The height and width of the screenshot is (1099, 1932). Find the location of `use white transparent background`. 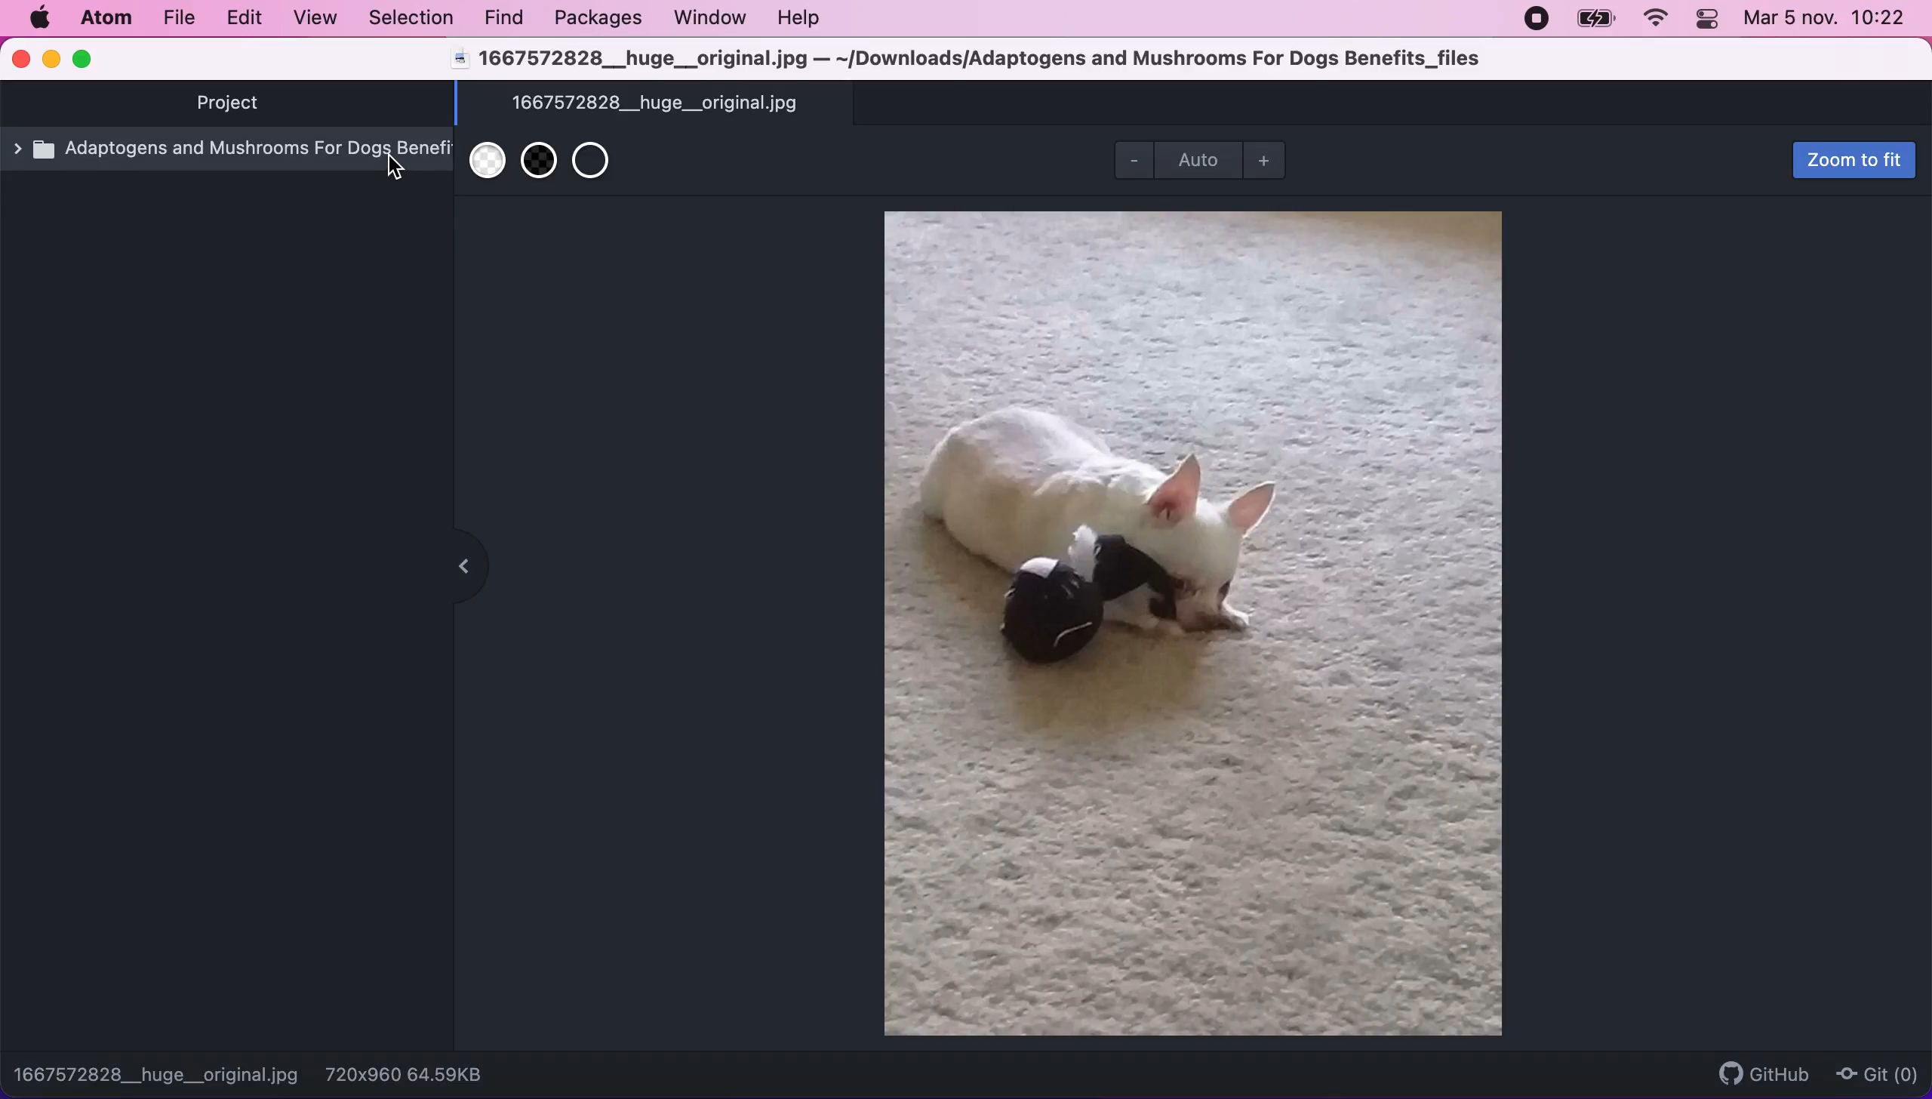

use white transparent background is located at coordinates (485, 170).